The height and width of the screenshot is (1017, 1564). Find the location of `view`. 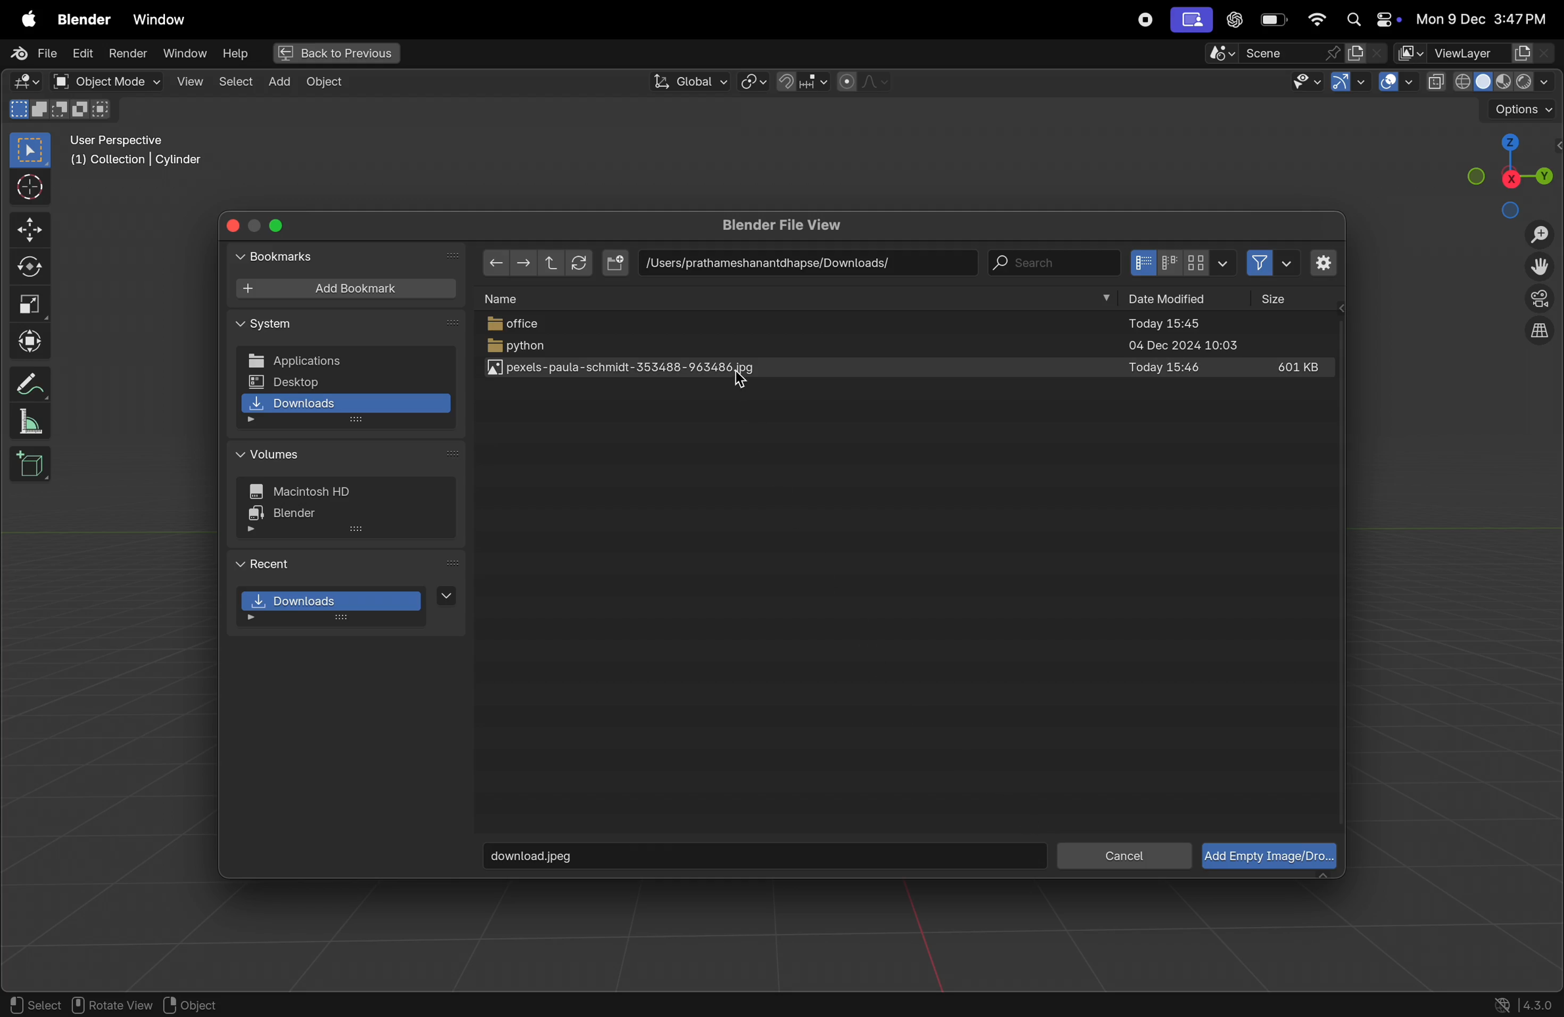

view is located at coordinates (187, 81).